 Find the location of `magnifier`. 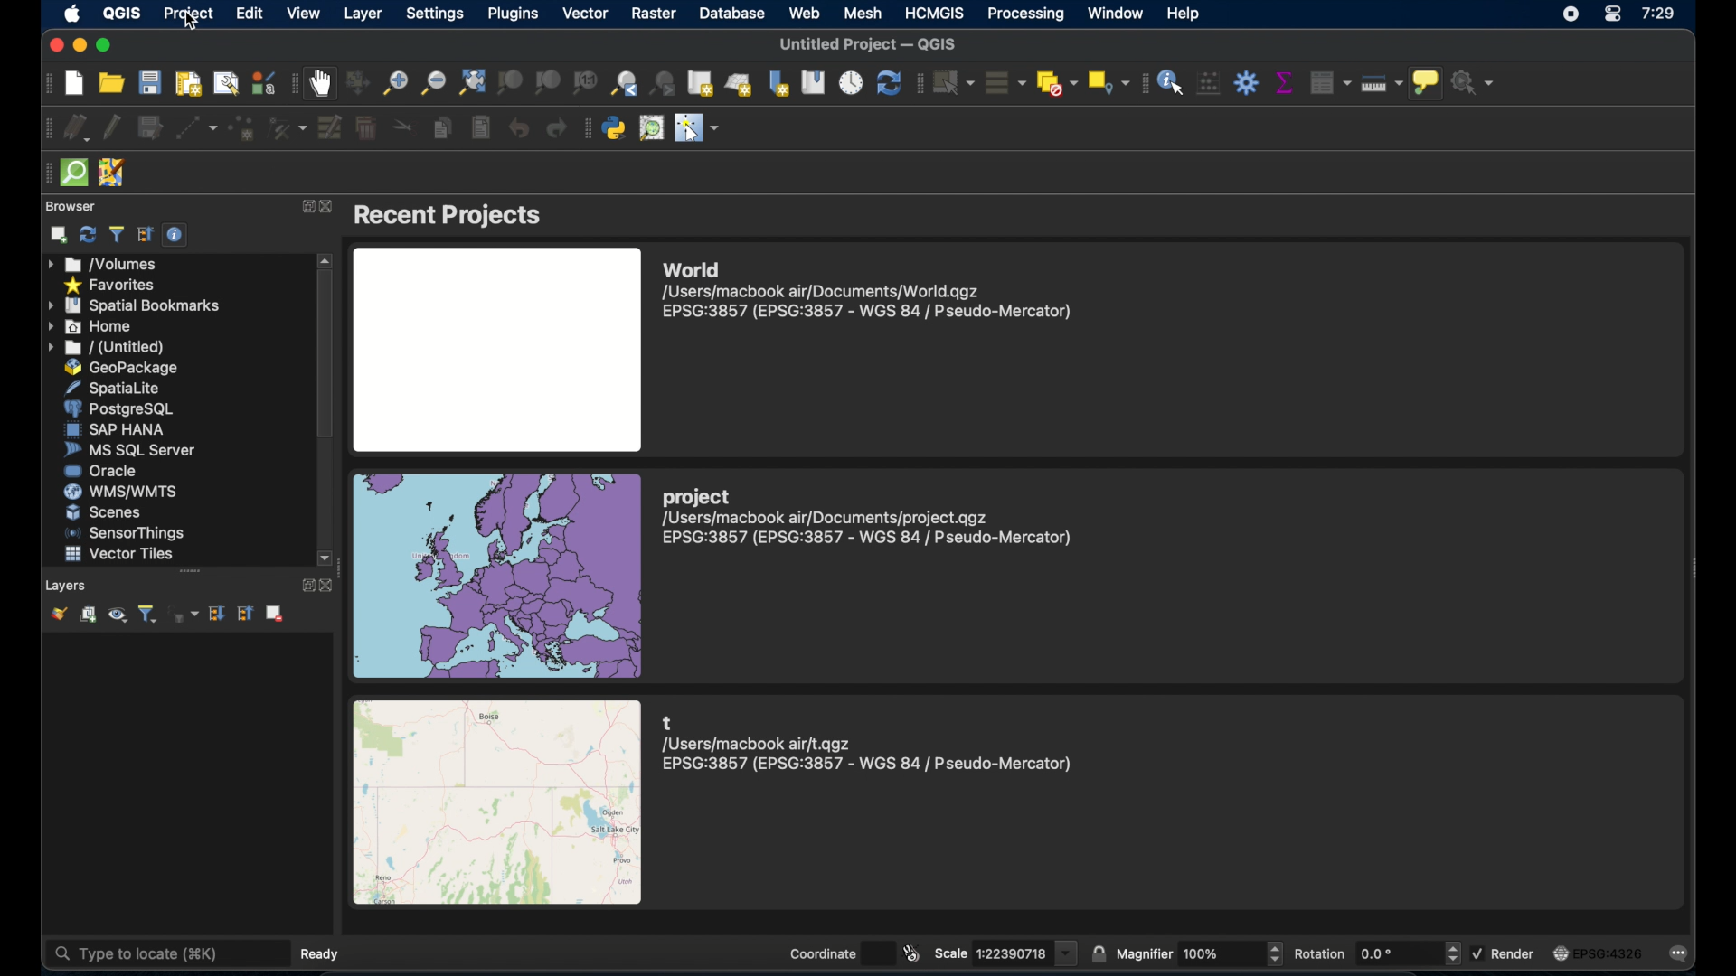

magnifier is located at coordinates (1146, 954).